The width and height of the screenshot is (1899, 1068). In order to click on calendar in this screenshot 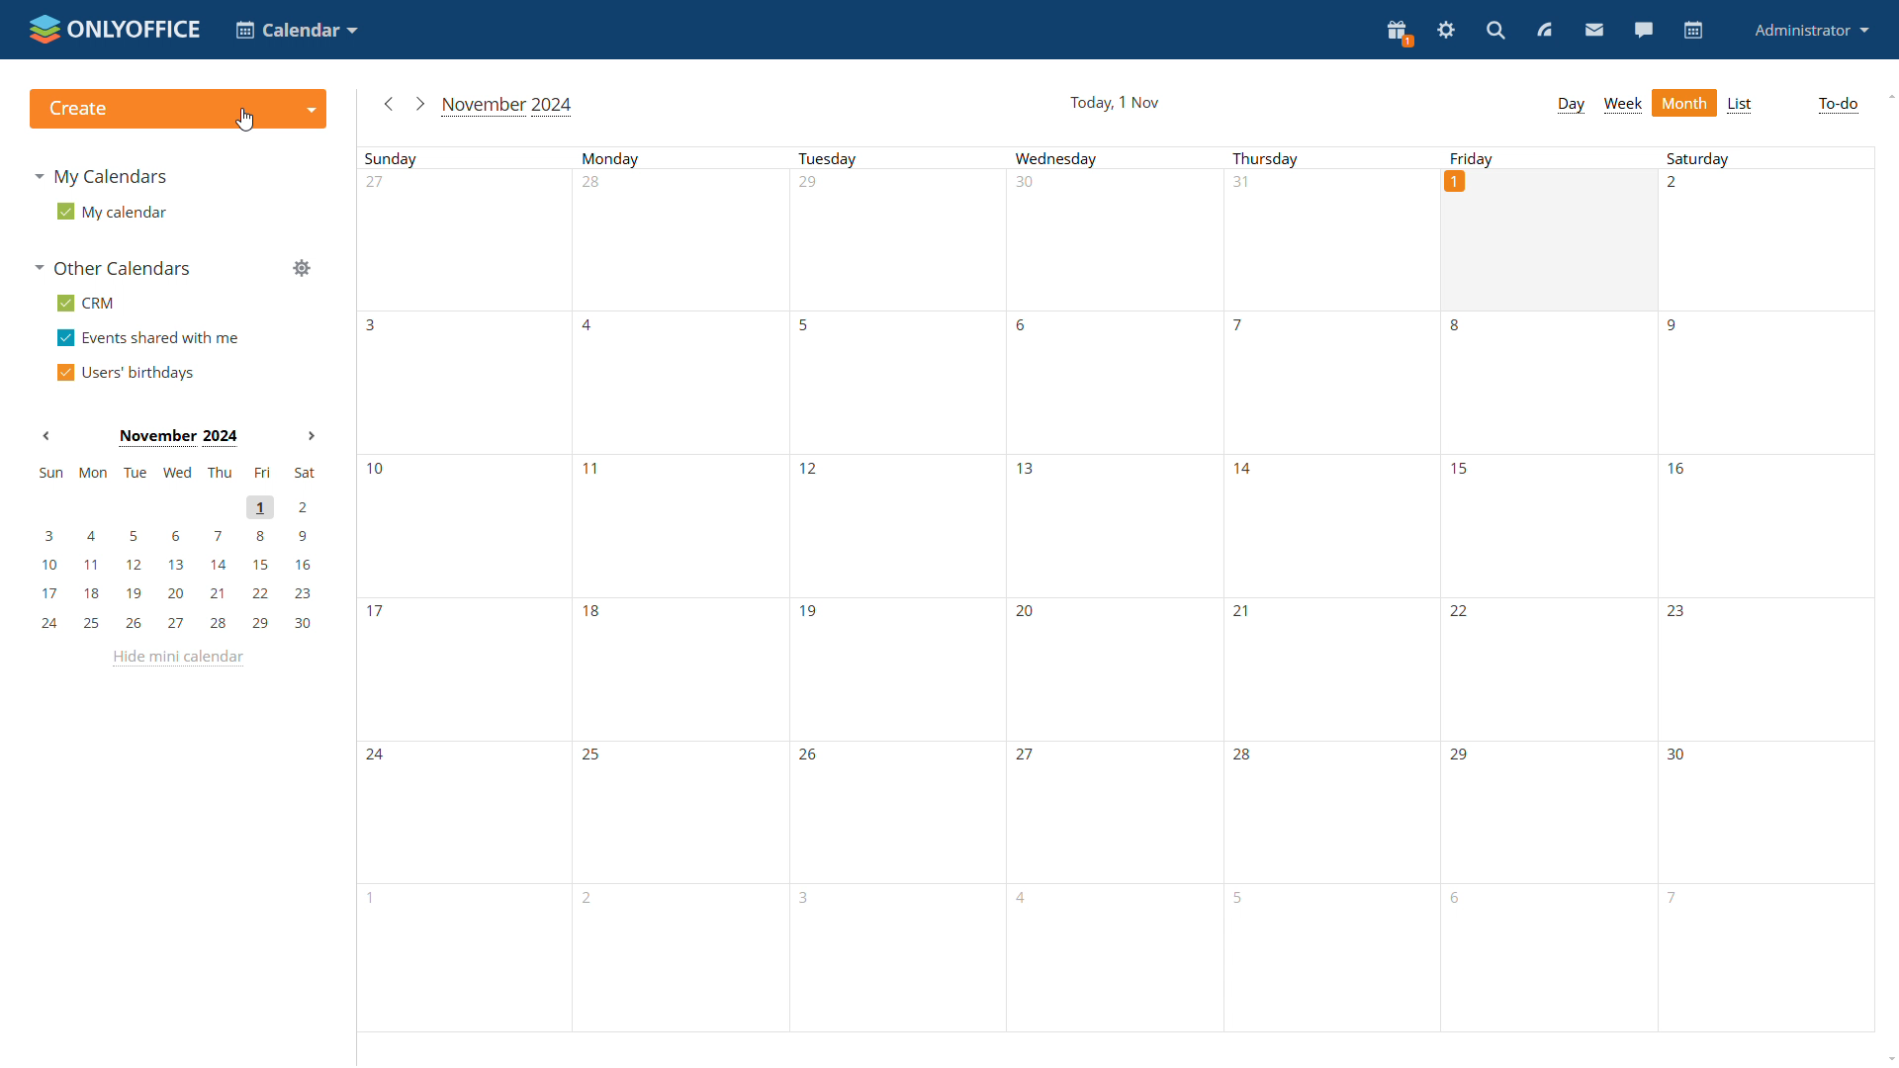, I will do `click(1694, 31)`.